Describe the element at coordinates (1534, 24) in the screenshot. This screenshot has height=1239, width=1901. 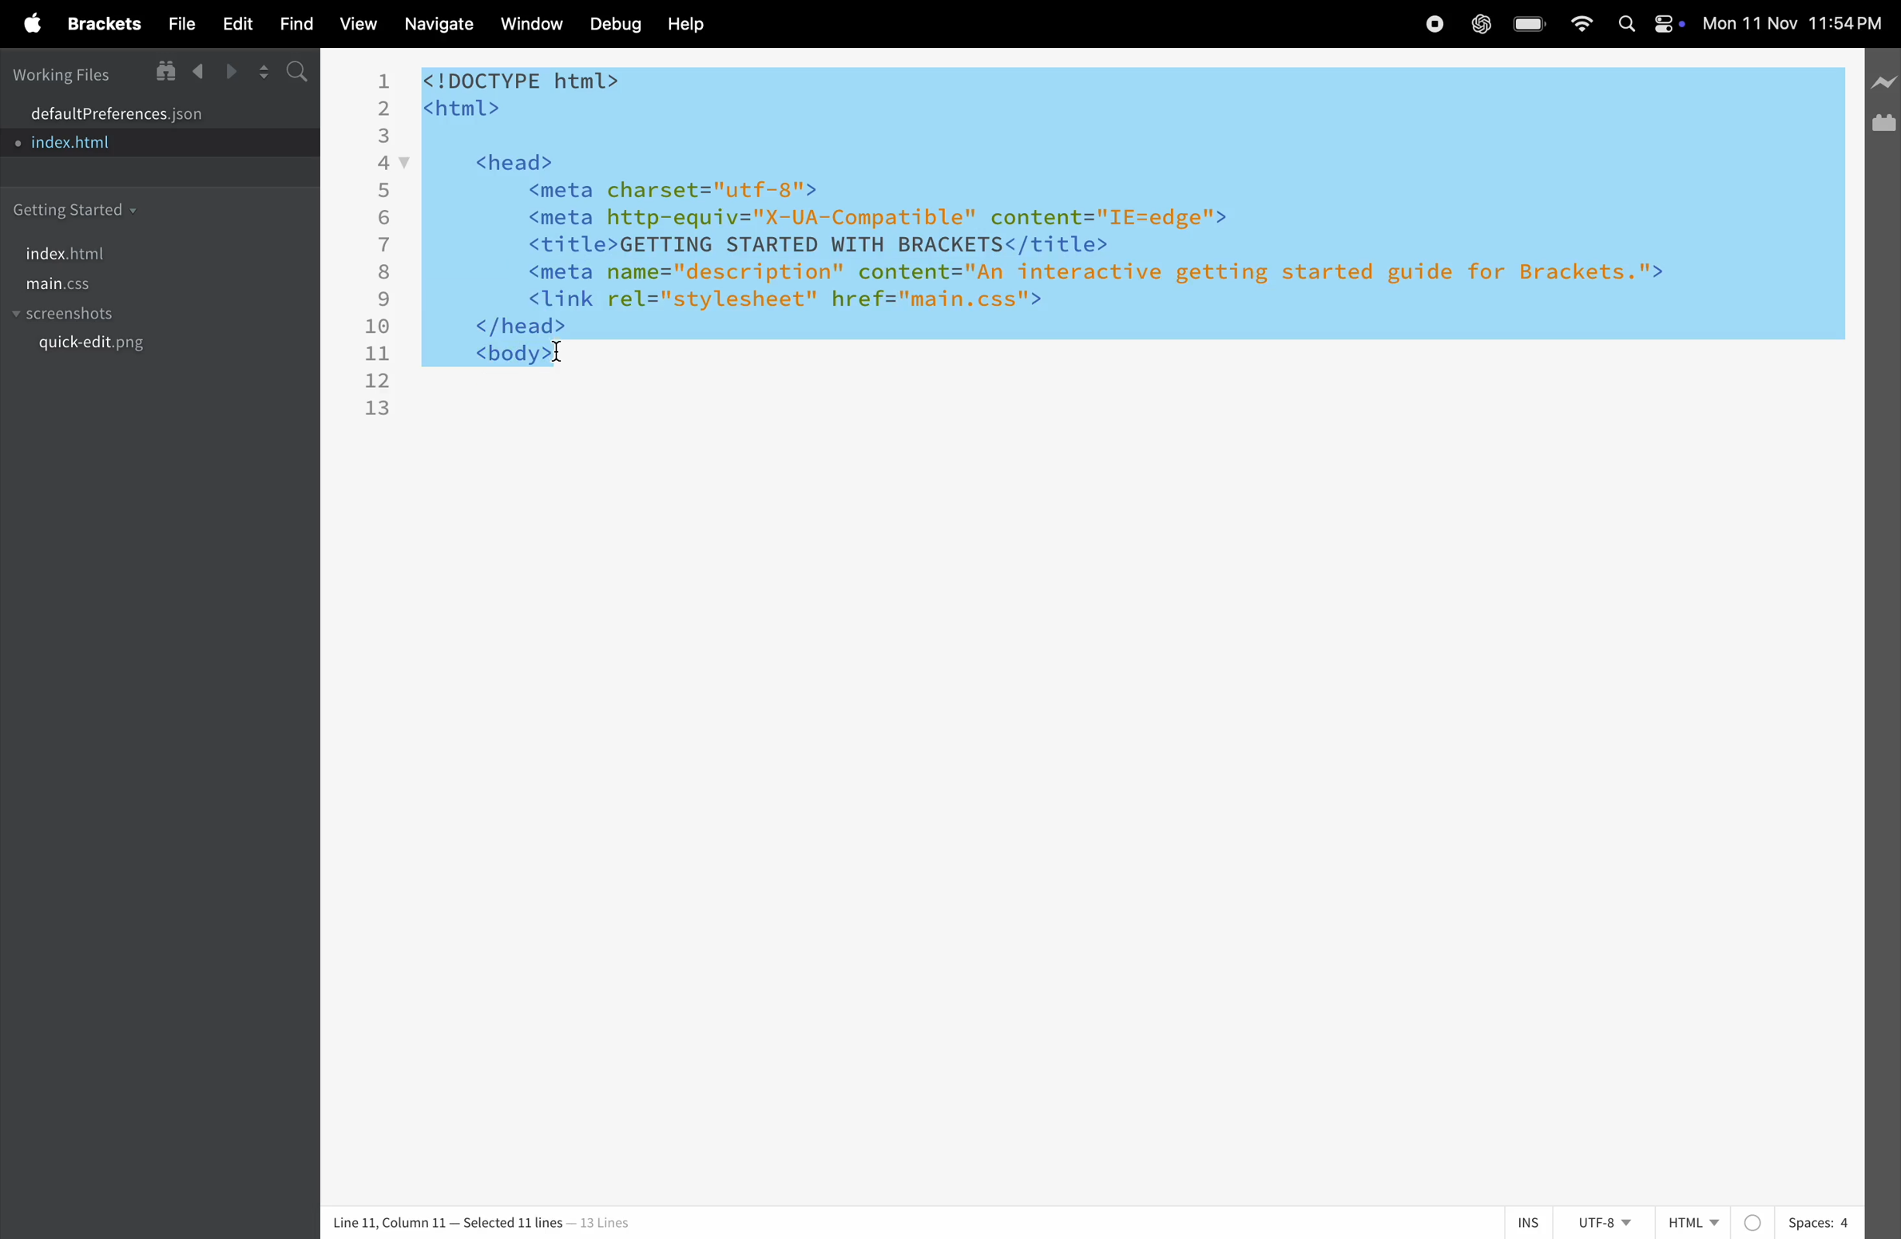
I see `battery` at that location.